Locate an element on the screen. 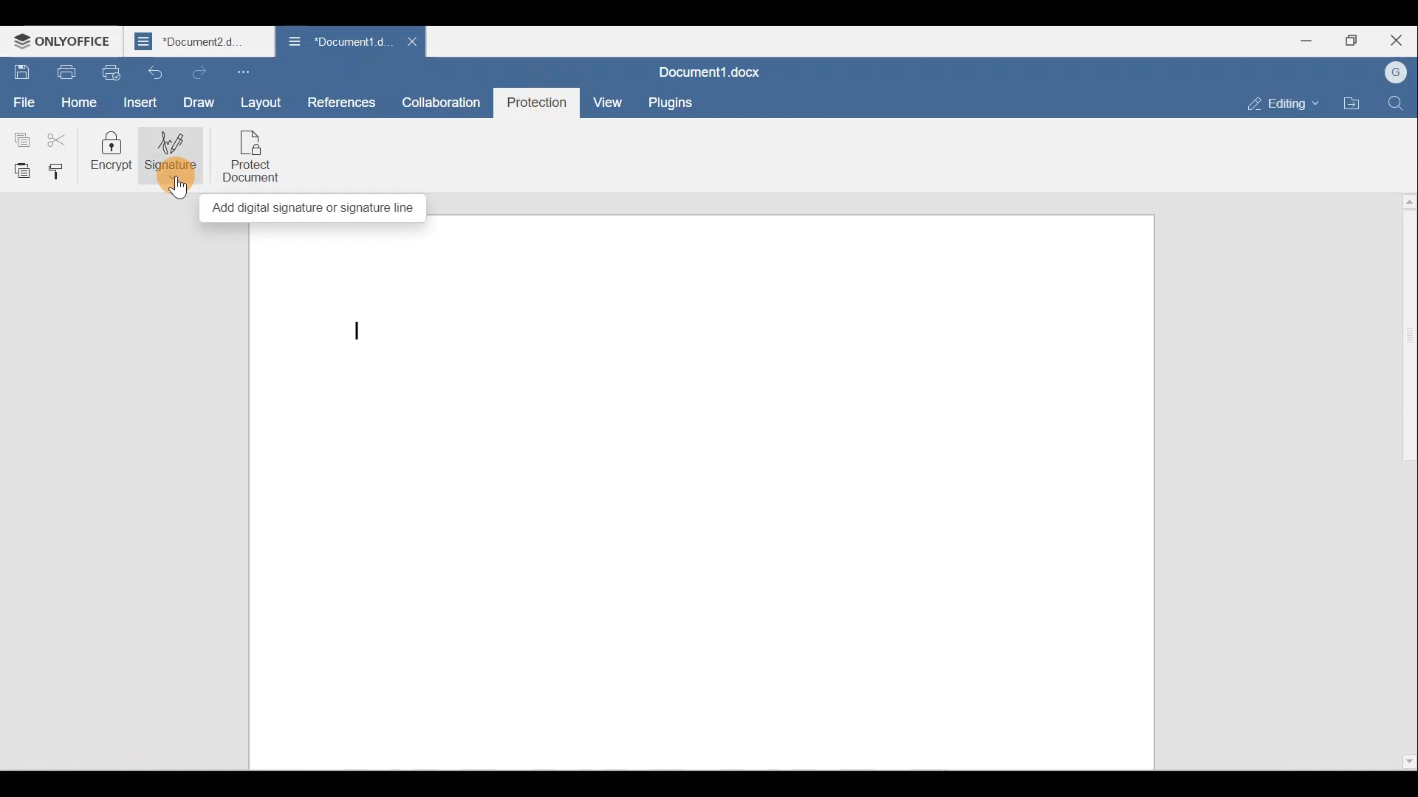 The image size is (1418, 797). Close is located at coordinates (1396, 41).